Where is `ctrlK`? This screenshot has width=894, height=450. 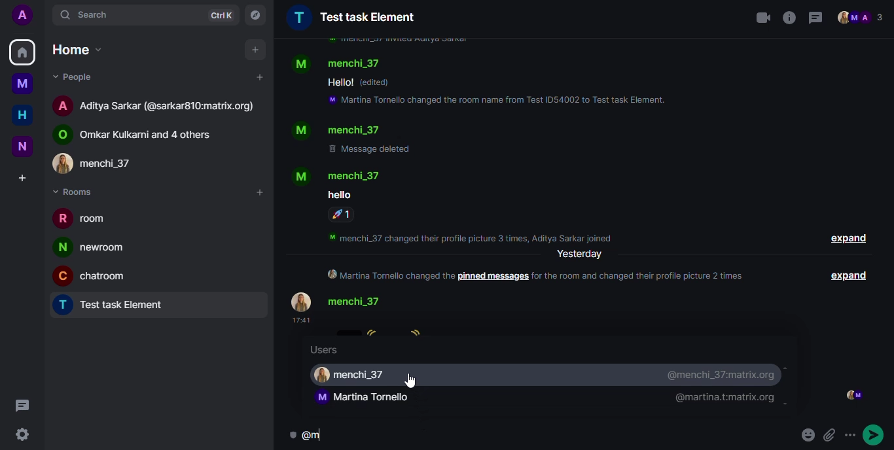
ctrlK is located at coordinates (218, 14).